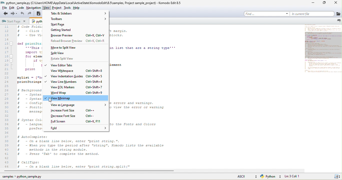  Describe the element at coordinates (15, 21) in the screenshot. I see `start page` at that location.